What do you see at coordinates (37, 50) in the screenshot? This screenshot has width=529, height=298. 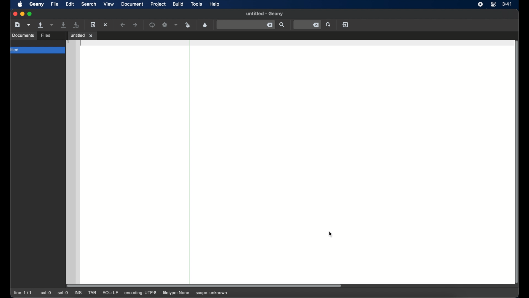 I see `untitled` at bounding box center [37, 50].